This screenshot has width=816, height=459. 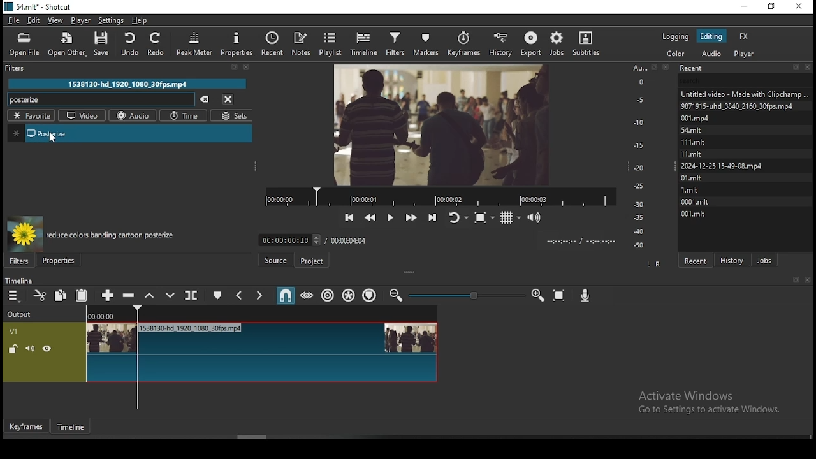 I want to click on paste, so click(x=83, y=296).